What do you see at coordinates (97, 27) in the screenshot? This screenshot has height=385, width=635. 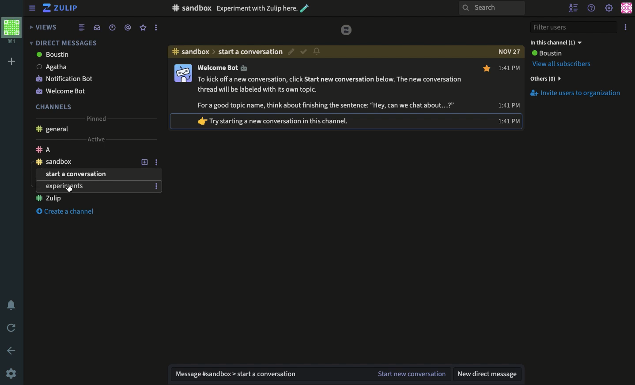 I see `Inbox` at bounding box center [97, 27].